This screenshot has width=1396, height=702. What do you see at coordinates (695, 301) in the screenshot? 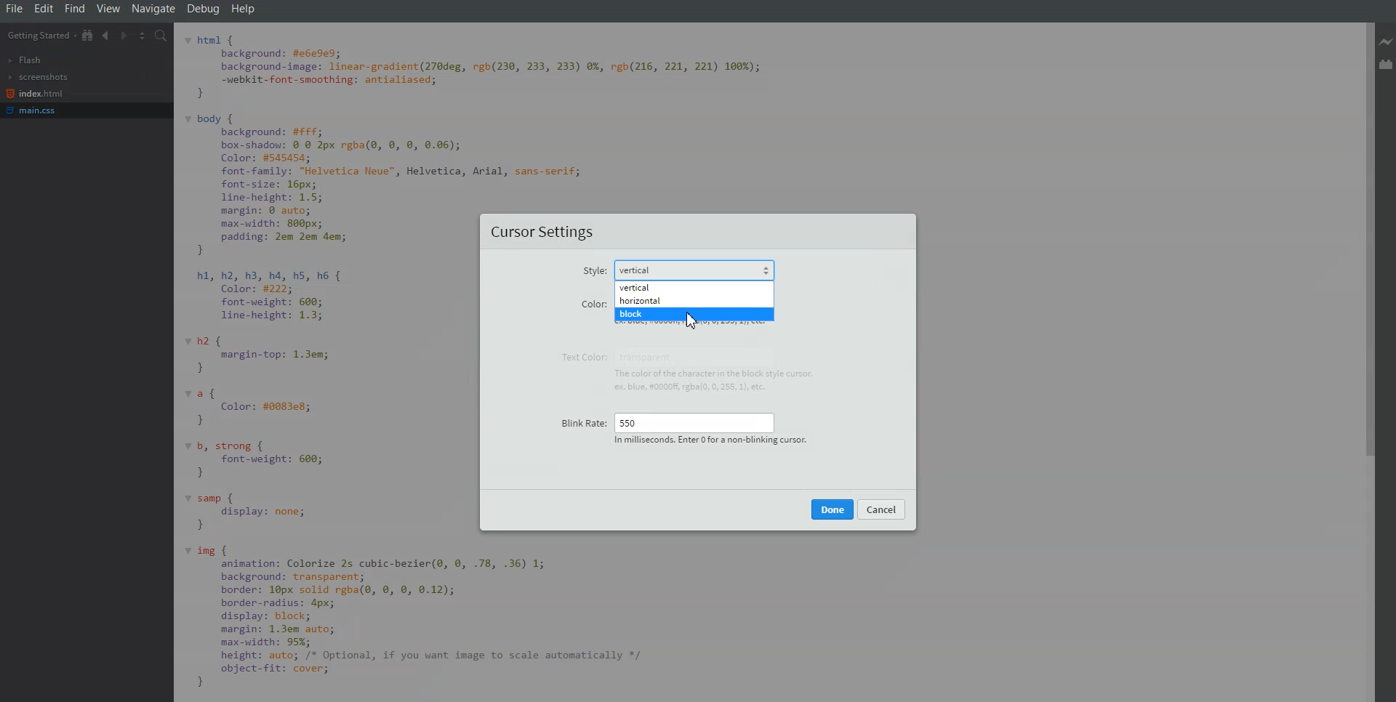
I see `horizontal` at bounding box center [695, 301].